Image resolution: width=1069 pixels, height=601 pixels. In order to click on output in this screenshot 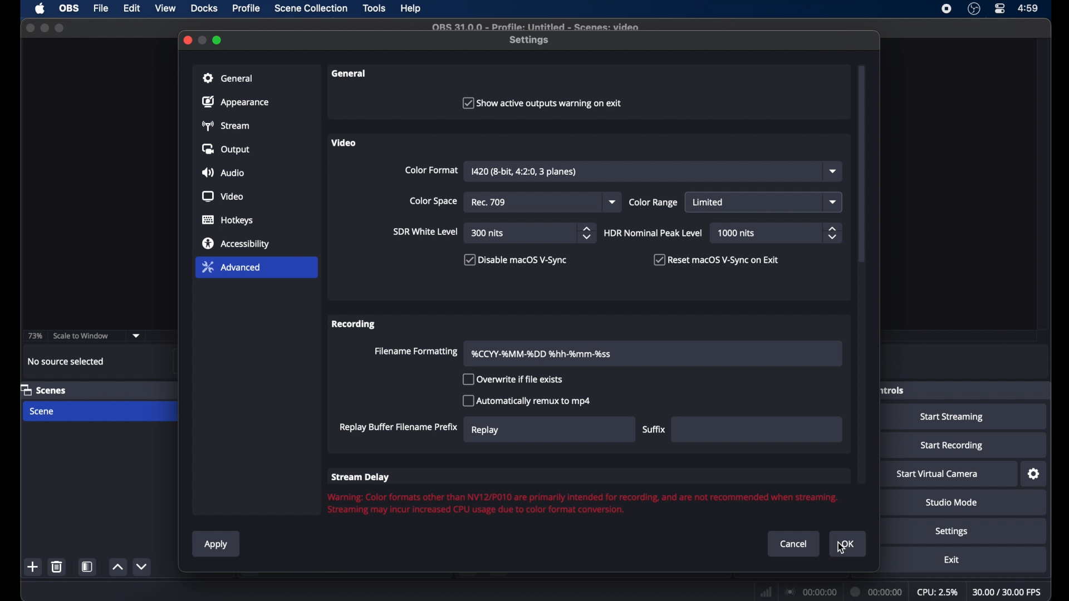, I will do `click(226, 150)`.